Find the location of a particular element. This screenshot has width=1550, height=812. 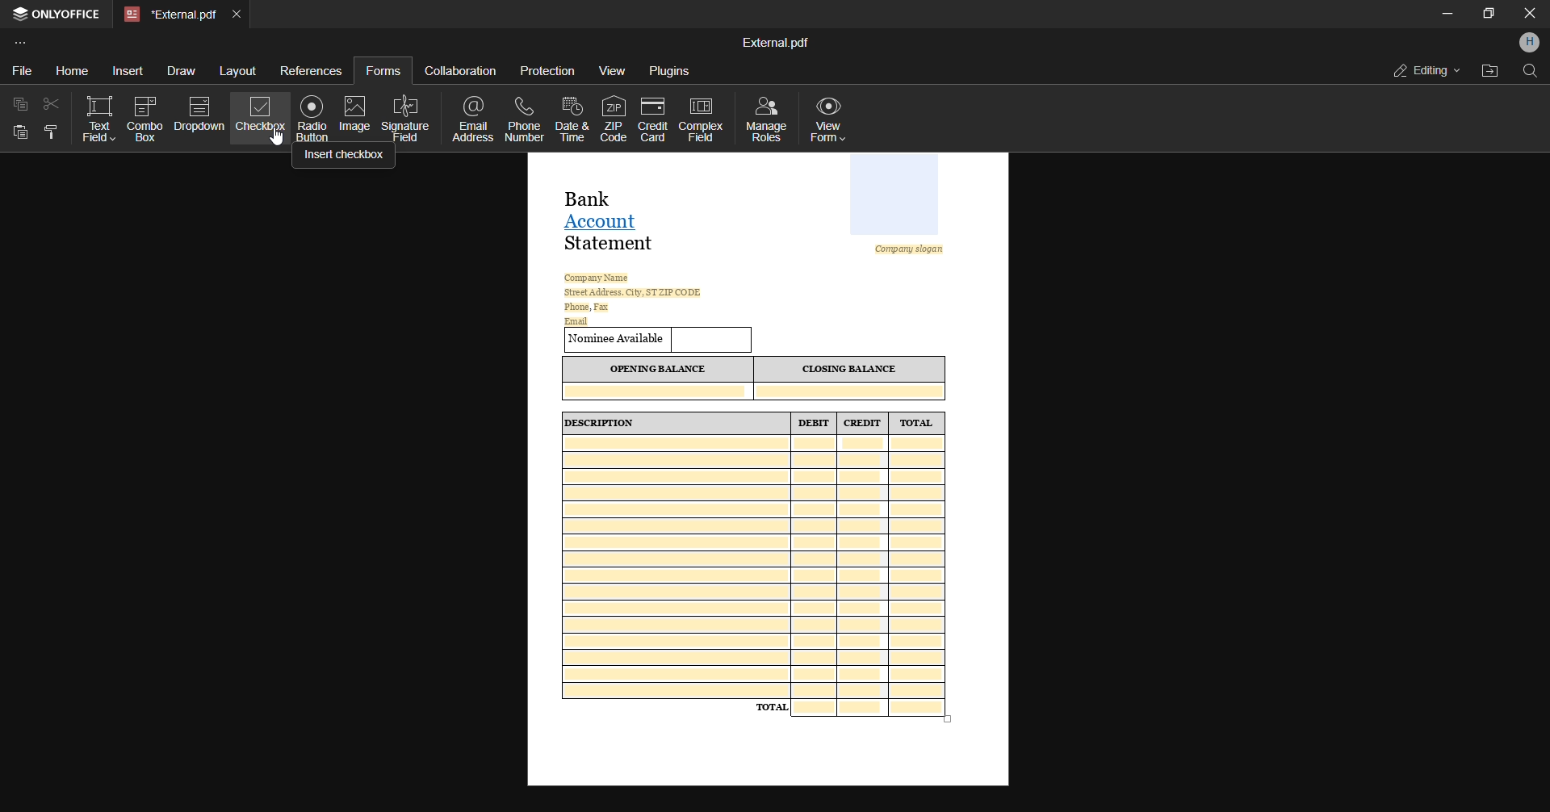

phone number is located at coordinates (526, 119).